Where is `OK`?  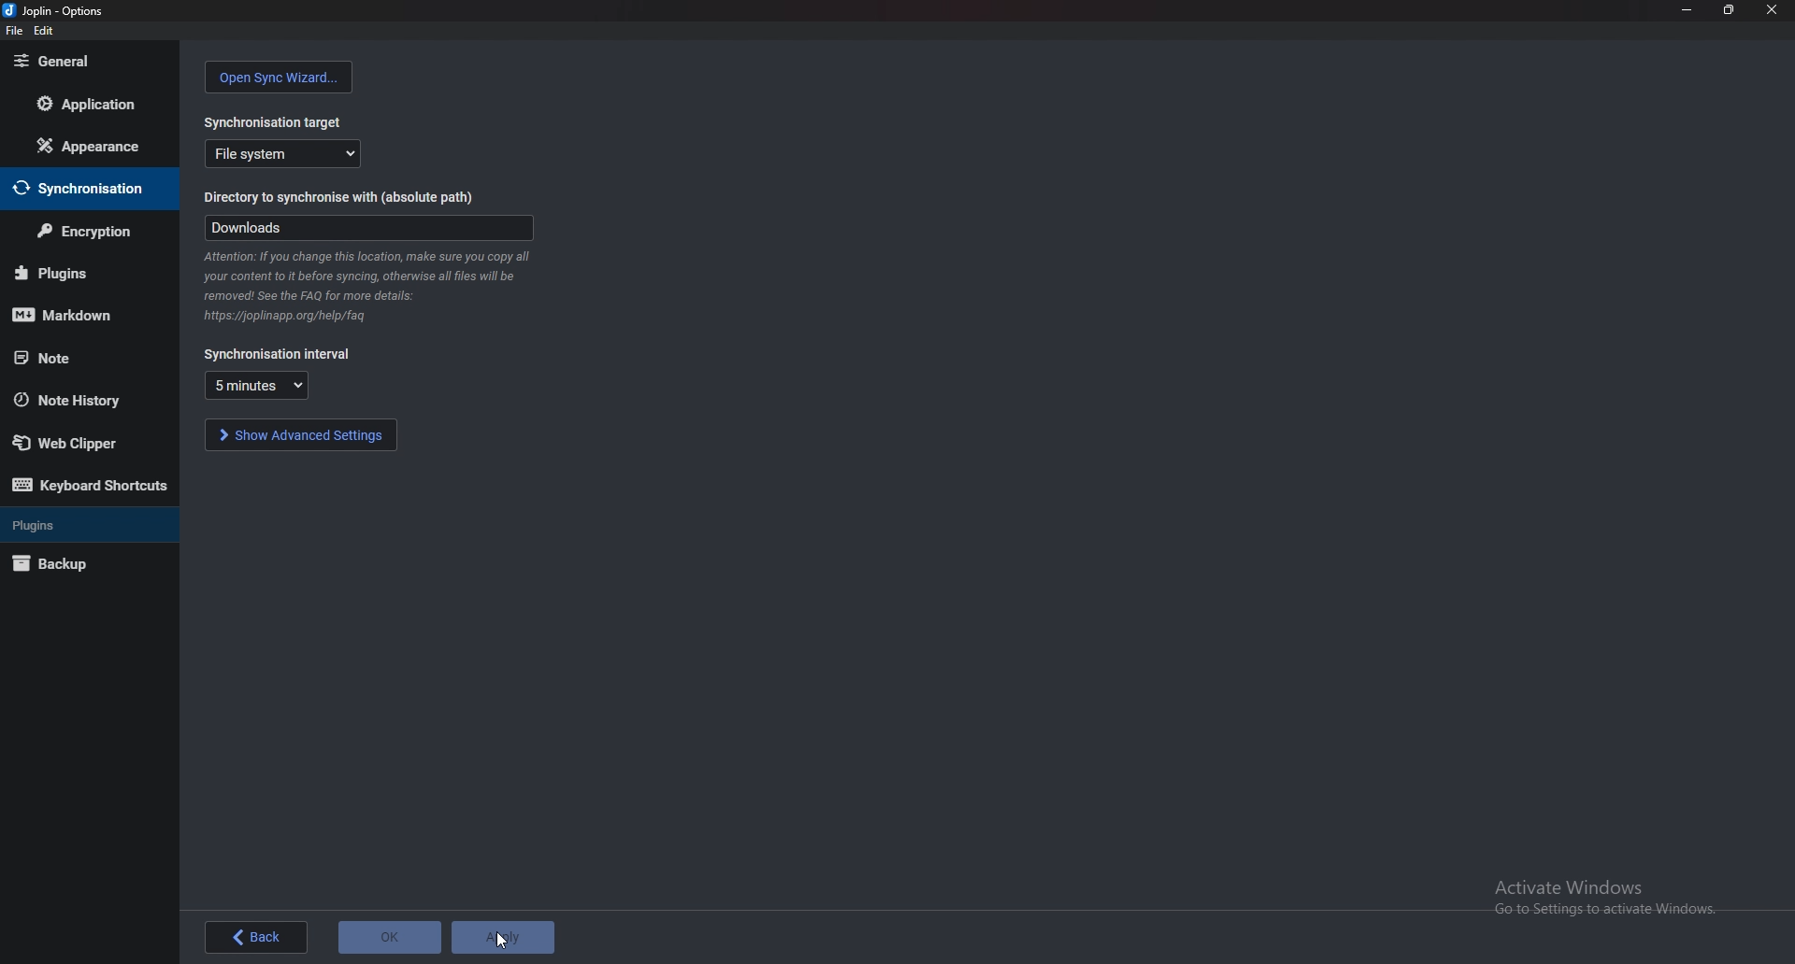 OK is located at coordinates (391, 936).